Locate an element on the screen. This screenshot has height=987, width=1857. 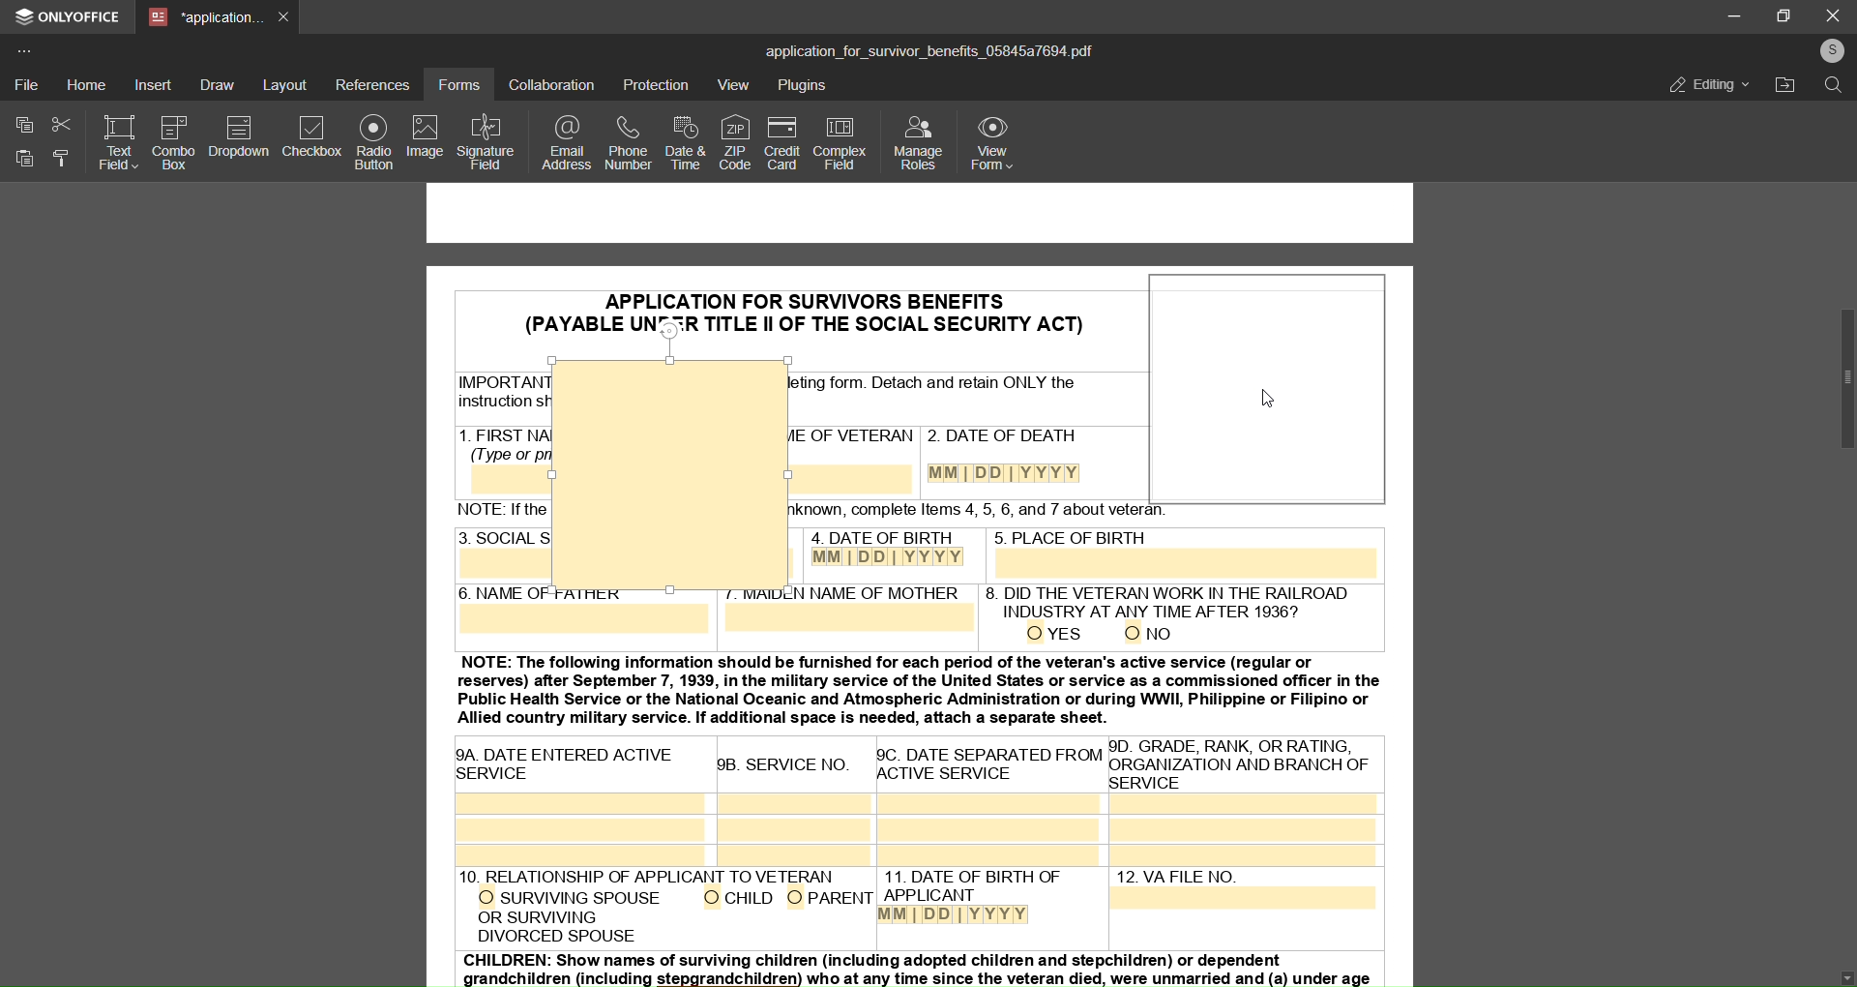
close tab is located at coordinates (285, 15).